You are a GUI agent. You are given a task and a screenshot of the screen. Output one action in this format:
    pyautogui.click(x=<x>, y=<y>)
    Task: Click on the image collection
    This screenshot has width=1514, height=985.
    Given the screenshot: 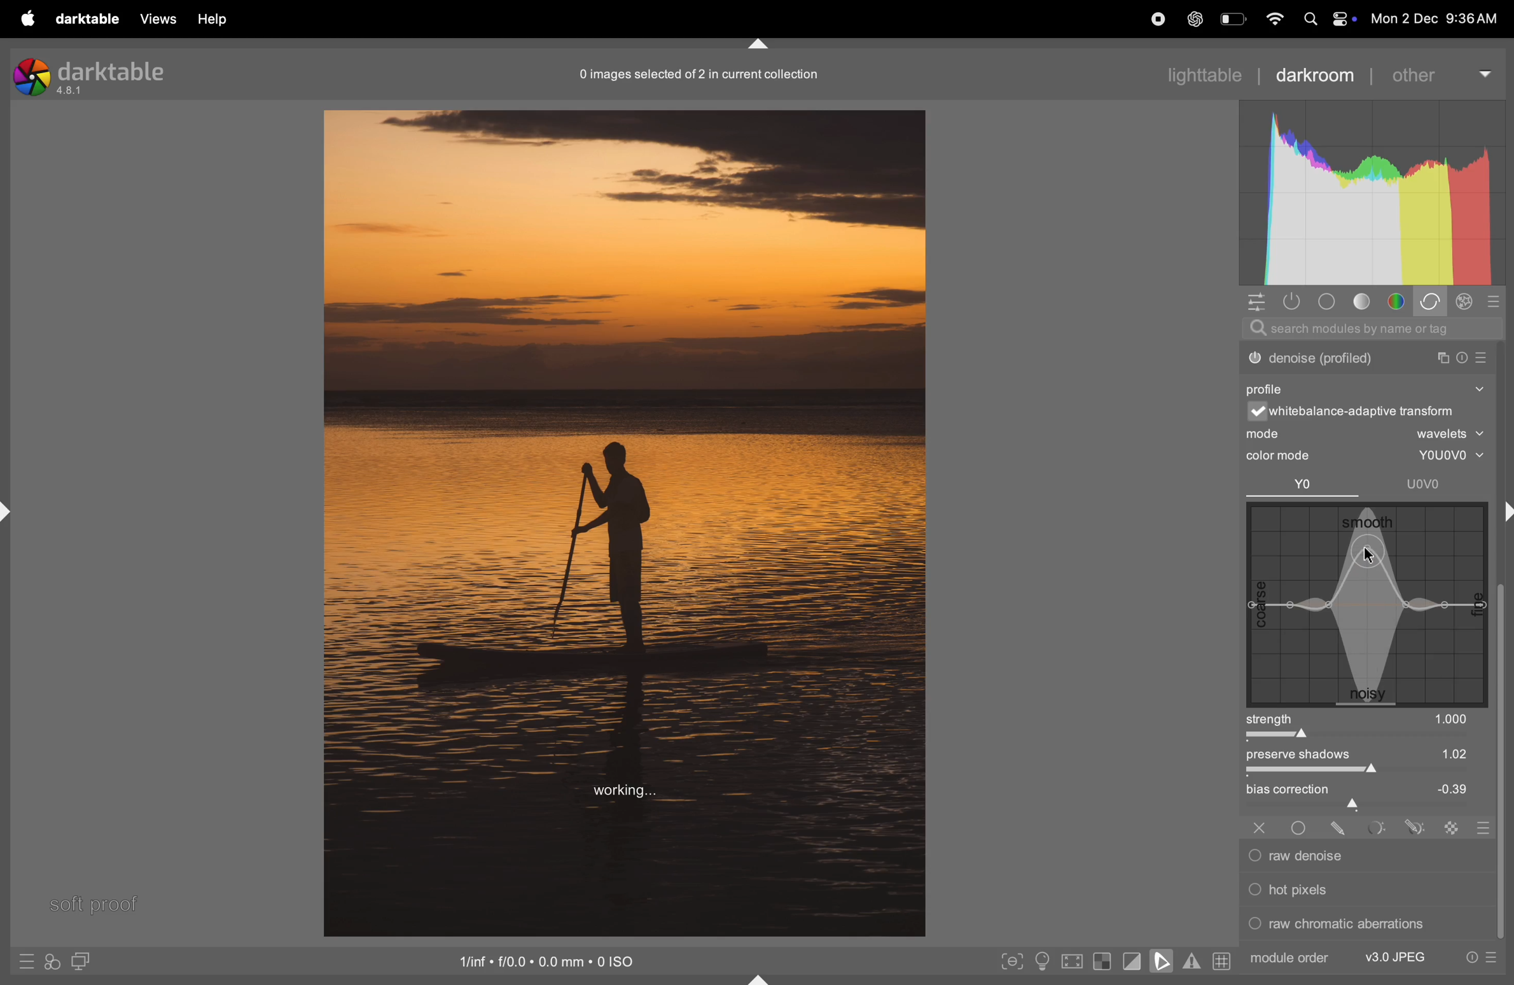 What is the action you would take?
    pyautogui.click(x=697, y=74)
    